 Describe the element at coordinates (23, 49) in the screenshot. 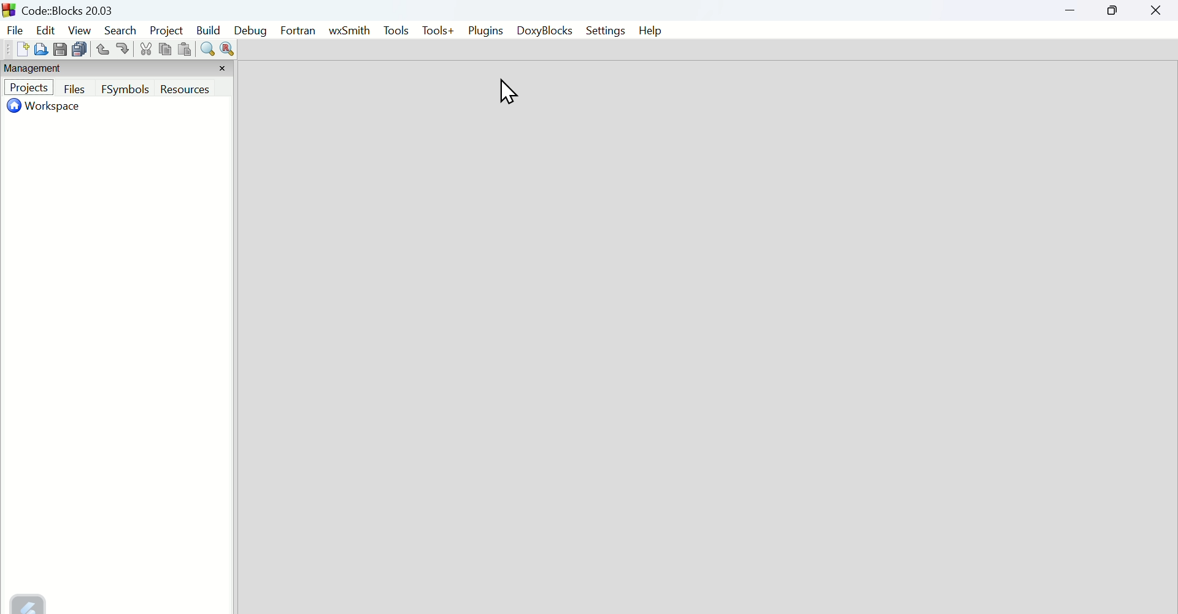

I see `Create new file` at that location.